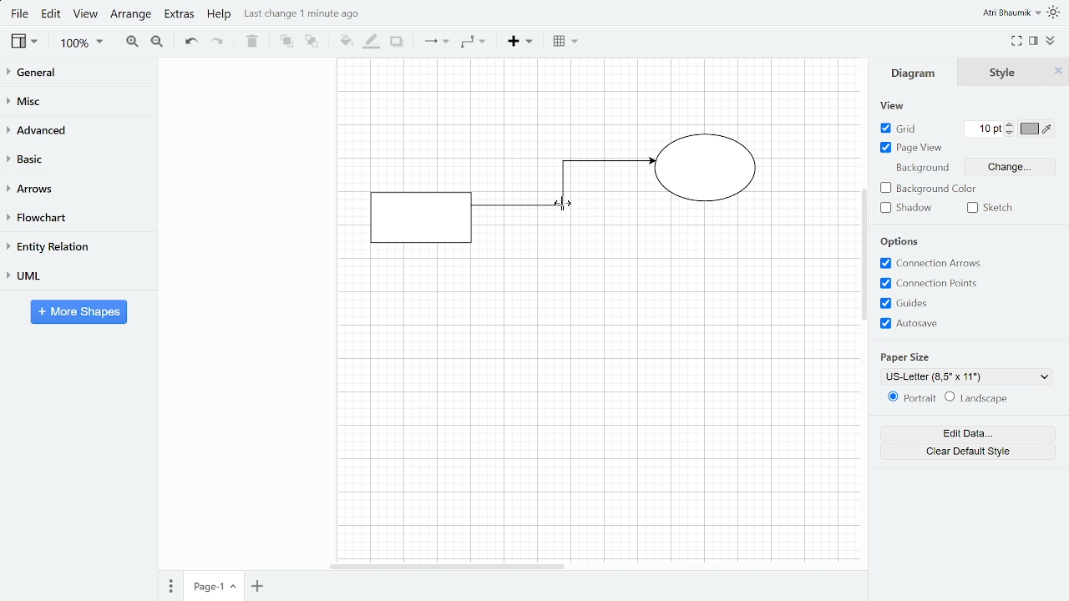  Describe the element at coordinates (473, 43) in the screenshot. I see `Waypoints` at that location.